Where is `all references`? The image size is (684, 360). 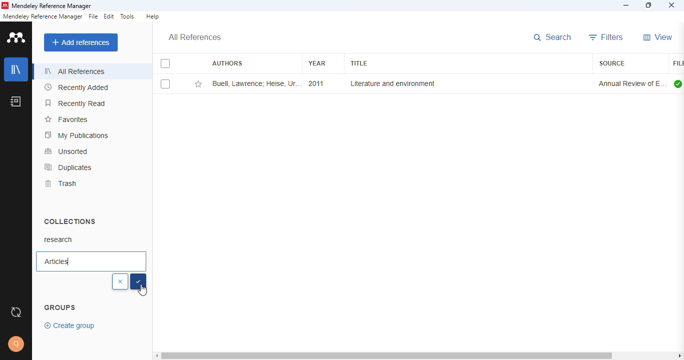 all references is located at coordinates (194, 37).